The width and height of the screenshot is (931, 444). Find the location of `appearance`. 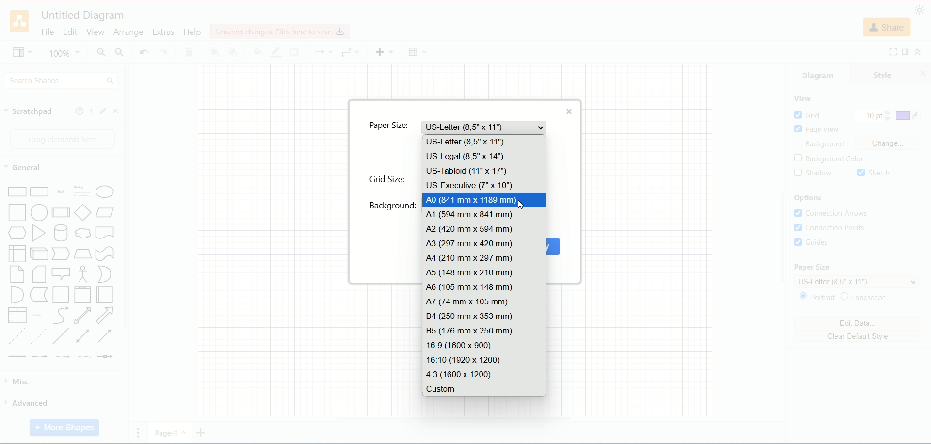

appearance is located at coordinates (920, 10).